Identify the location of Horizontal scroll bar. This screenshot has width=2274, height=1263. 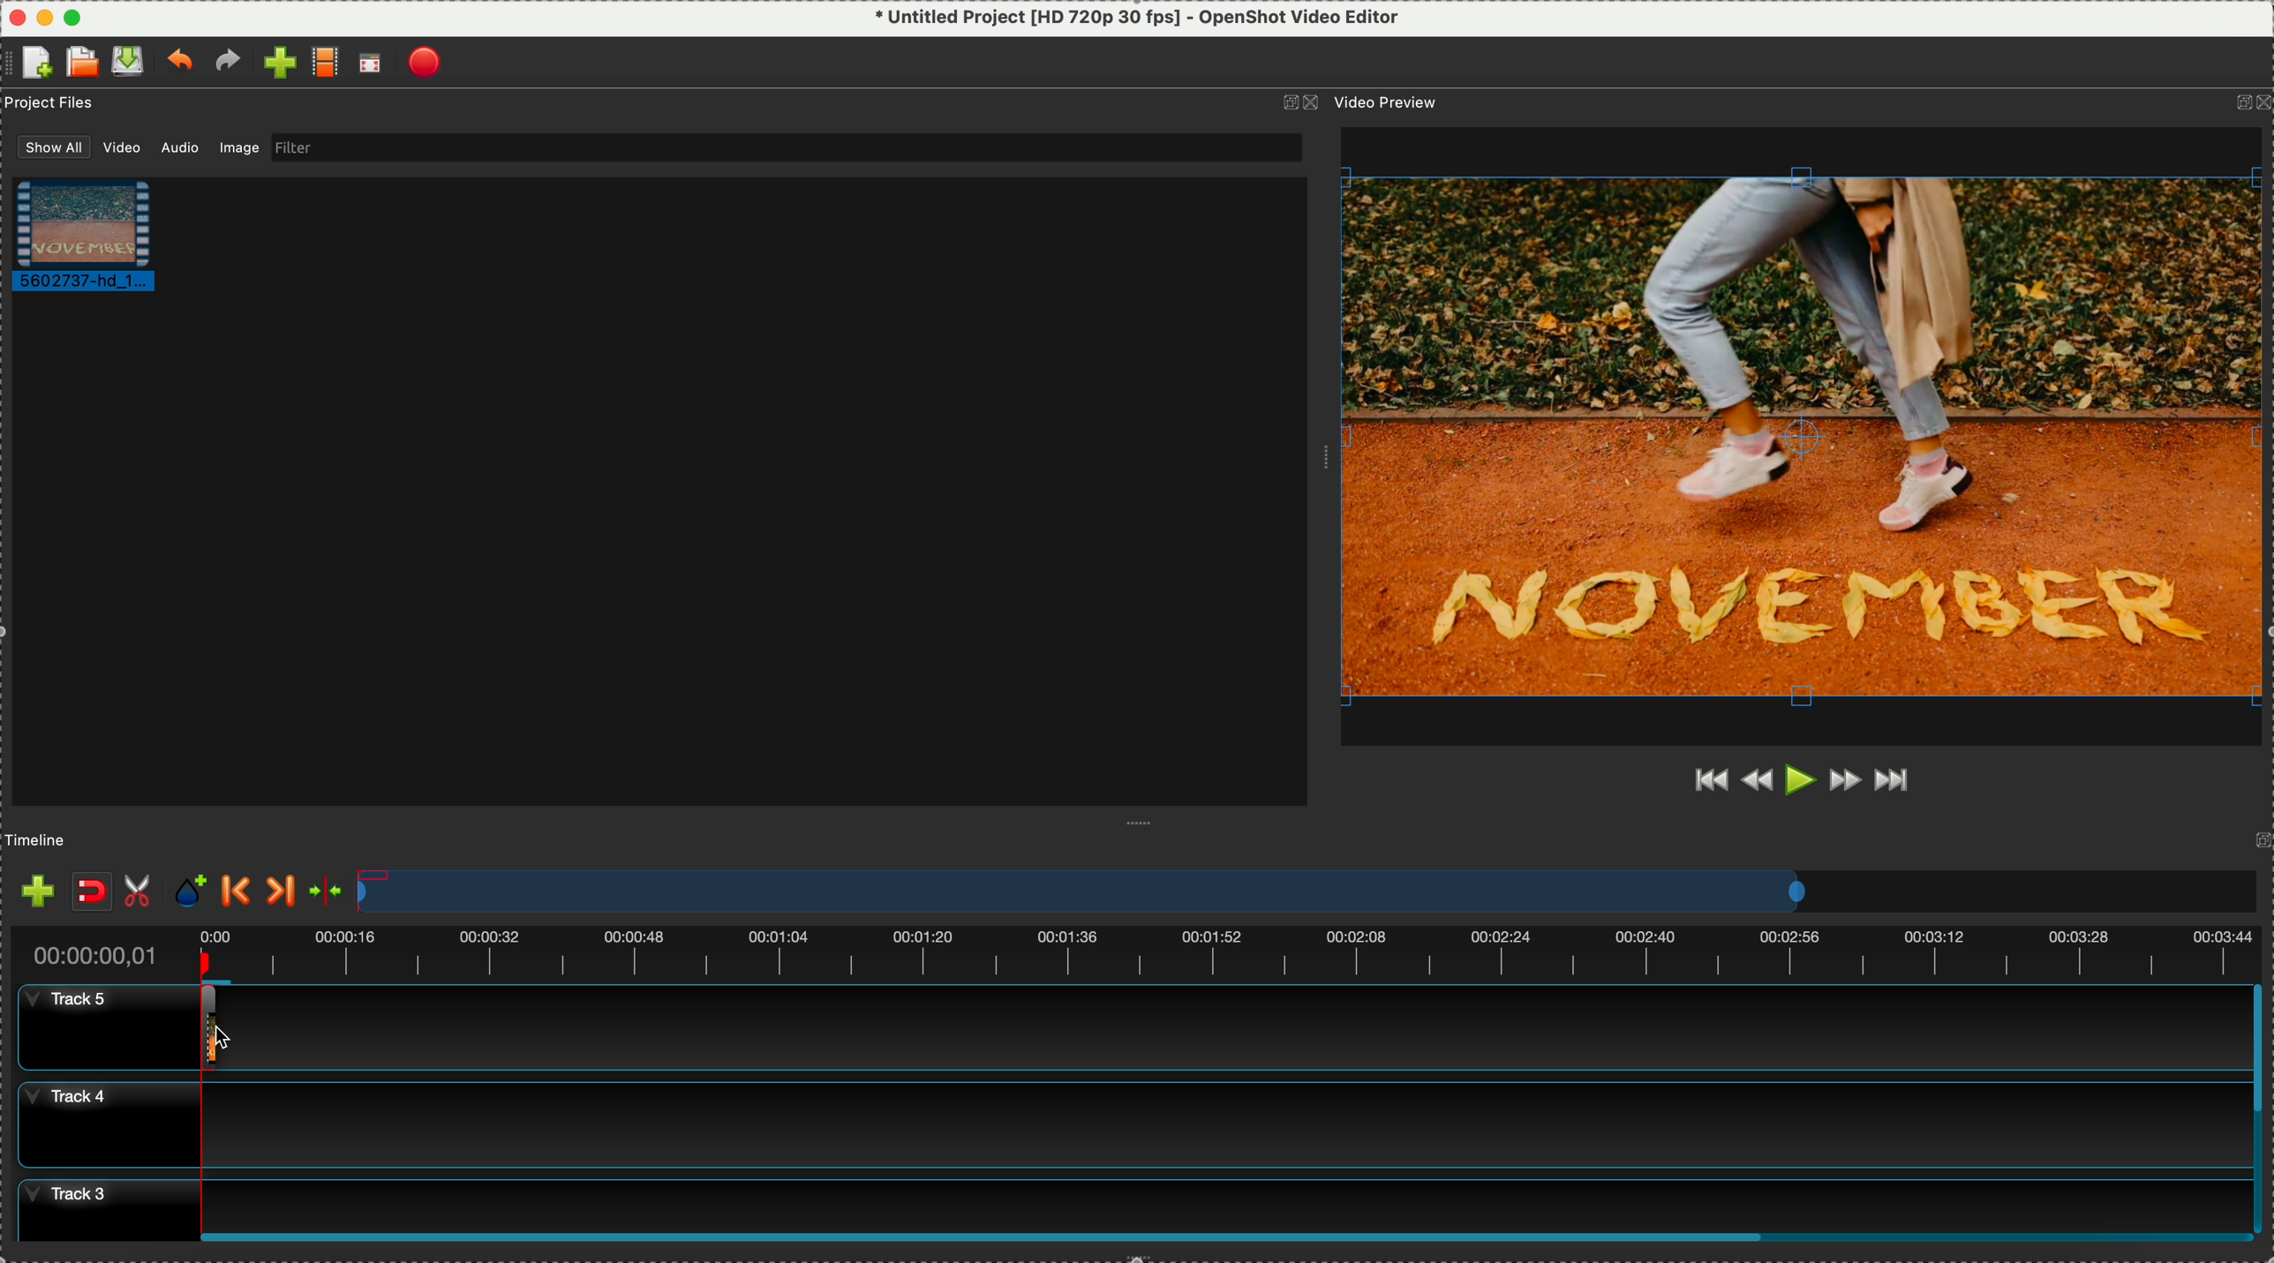
(1226, 1237).